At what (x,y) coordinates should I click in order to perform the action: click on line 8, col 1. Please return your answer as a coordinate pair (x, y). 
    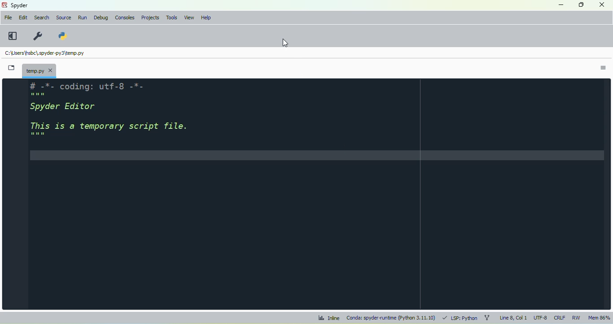
    Looking at the image, I should click on (513, 317).